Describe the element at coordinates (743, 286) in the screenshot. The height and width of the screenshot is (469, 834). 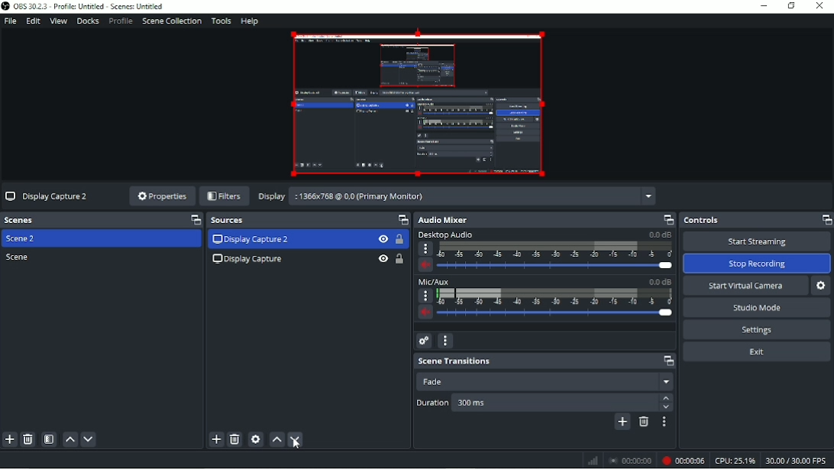
I see `Start virtual camera` at that location.